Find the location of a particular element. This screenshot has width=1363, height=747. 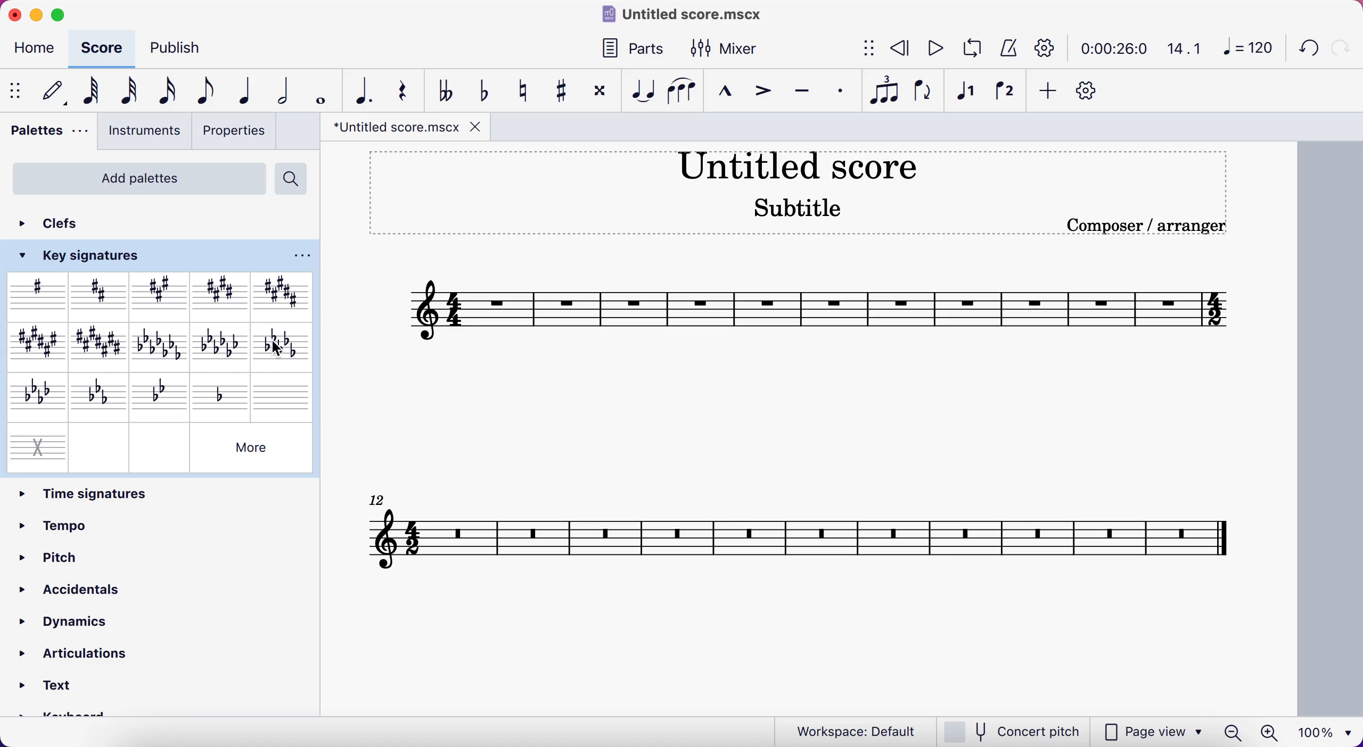

 is located at coordinates (252, 447).